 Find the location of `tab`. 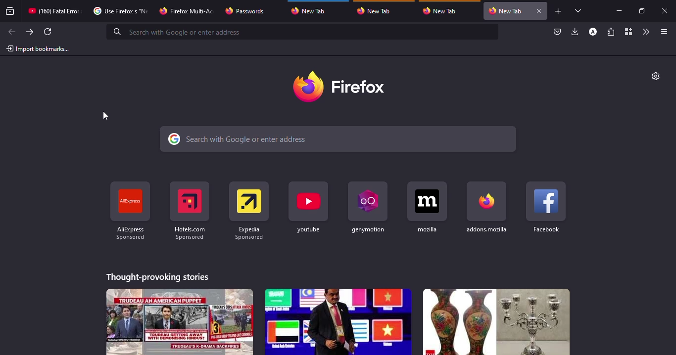

tab is located at coordinates (186, 11).